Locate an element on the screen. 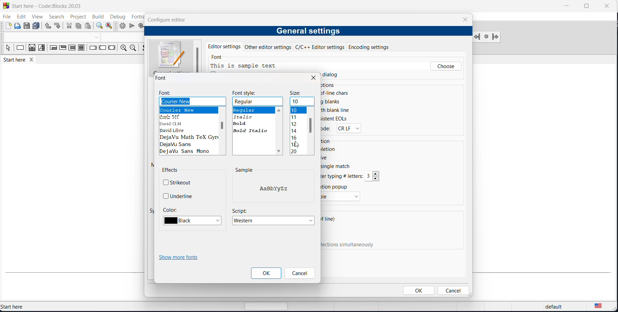 This screenshot has height=312, width=618. jump next is located at coordinates (486, 37).